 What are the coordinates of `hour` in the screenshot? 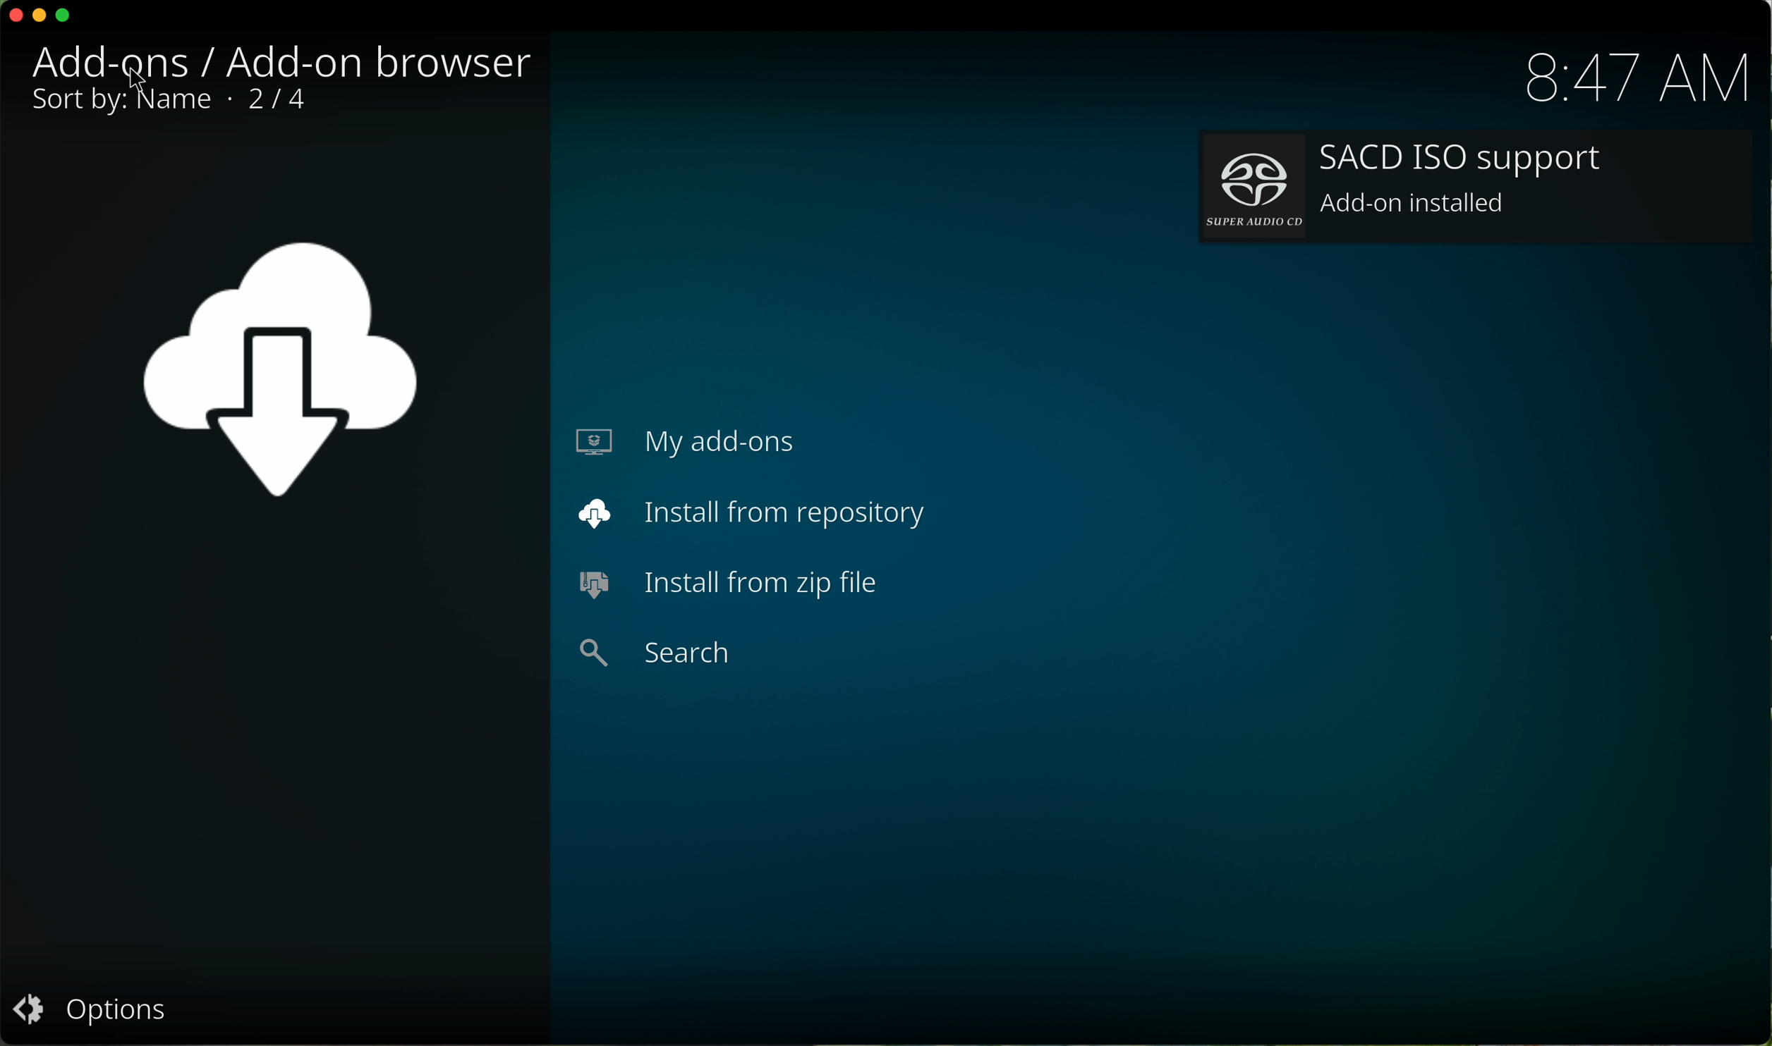 It's located at (1617, 69).